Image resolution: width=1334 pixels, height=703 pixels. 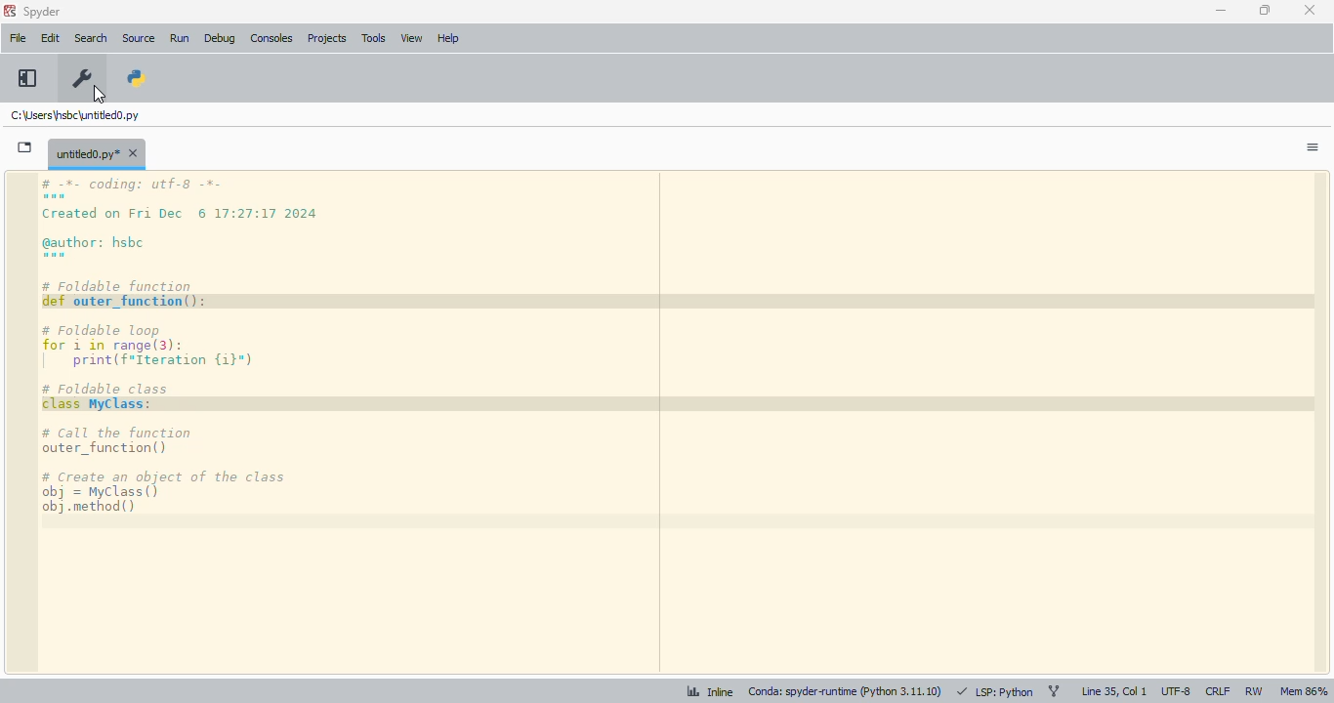 I want to click on options, so click(x=1313, y=147).